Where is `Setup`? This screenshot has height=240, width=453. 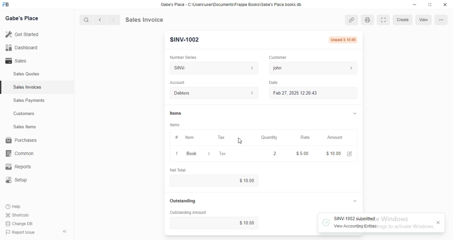
Setup is located at coordinates (17, 179).